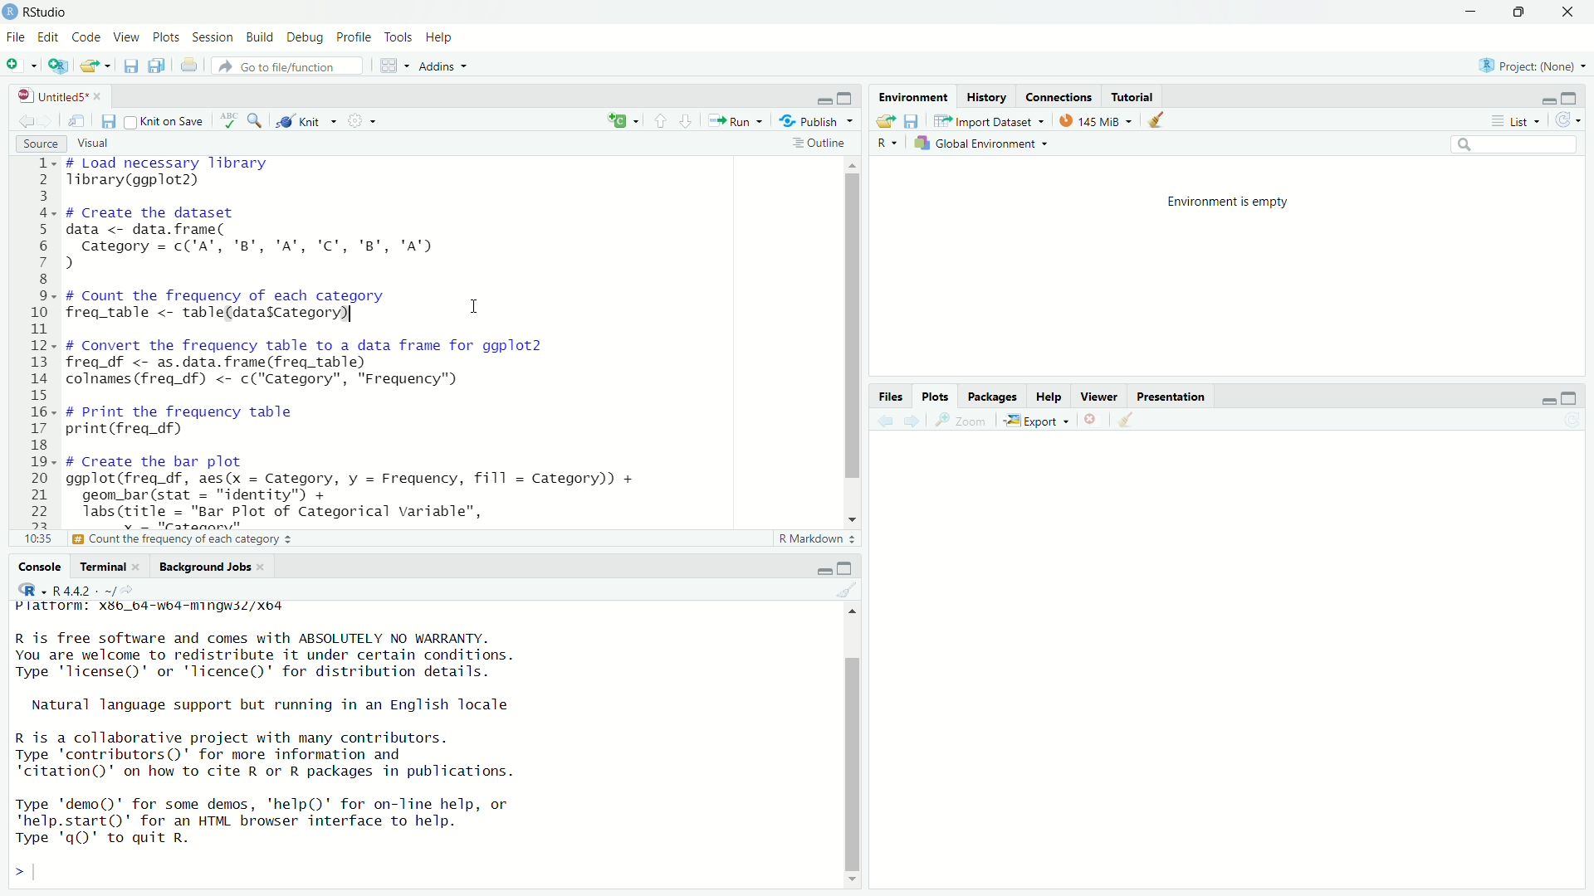 Image resolution: width=1594 pixels, height=896 pixels. I want to click on save all, so click(160, 66).